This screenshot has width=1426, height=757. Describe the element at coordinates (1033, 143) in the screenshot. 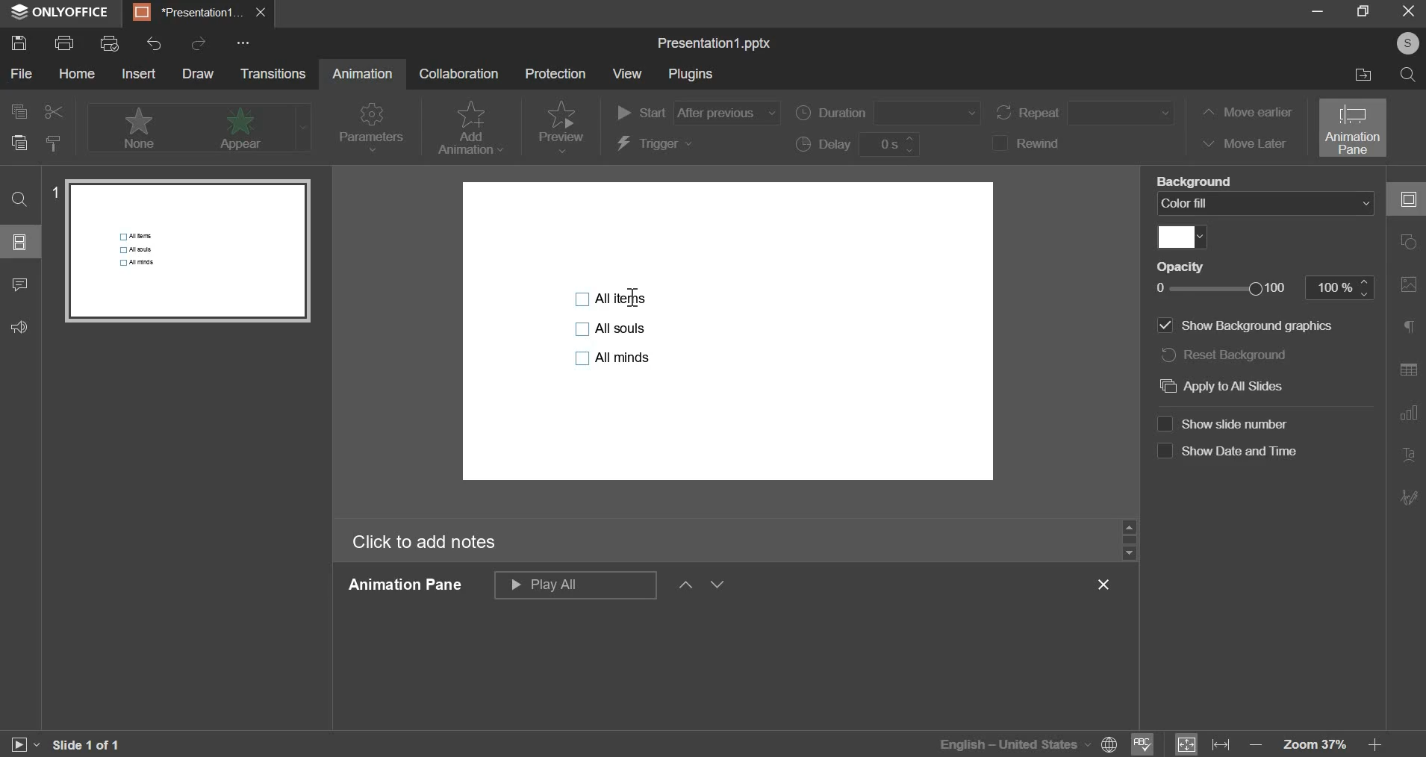

I see `rewind` at that location.